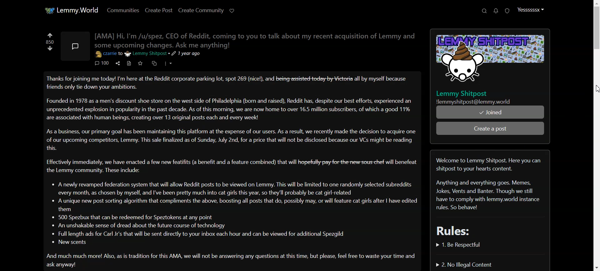 This screenshot has height=271, width=600. What do you see at coordinates (491, 196) in the screenshot?
I see `Text` at bounding box center [491, 196].